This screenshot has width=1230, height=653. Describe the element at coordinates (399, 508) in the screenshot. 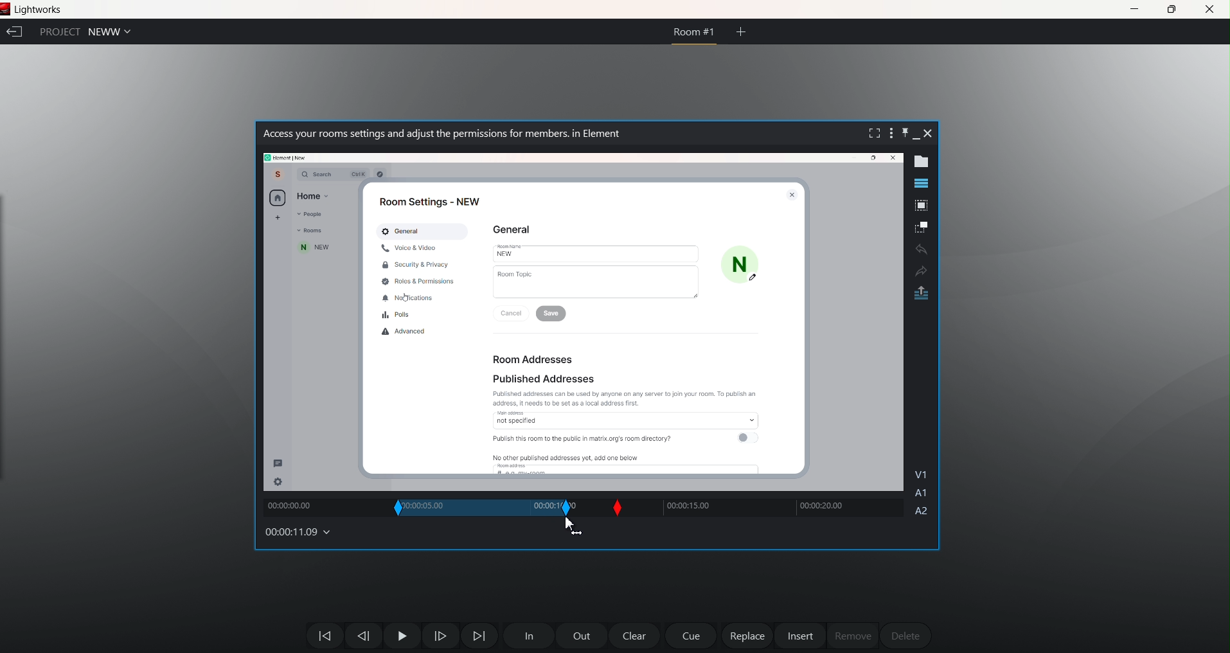

I see `In slip` at that location.